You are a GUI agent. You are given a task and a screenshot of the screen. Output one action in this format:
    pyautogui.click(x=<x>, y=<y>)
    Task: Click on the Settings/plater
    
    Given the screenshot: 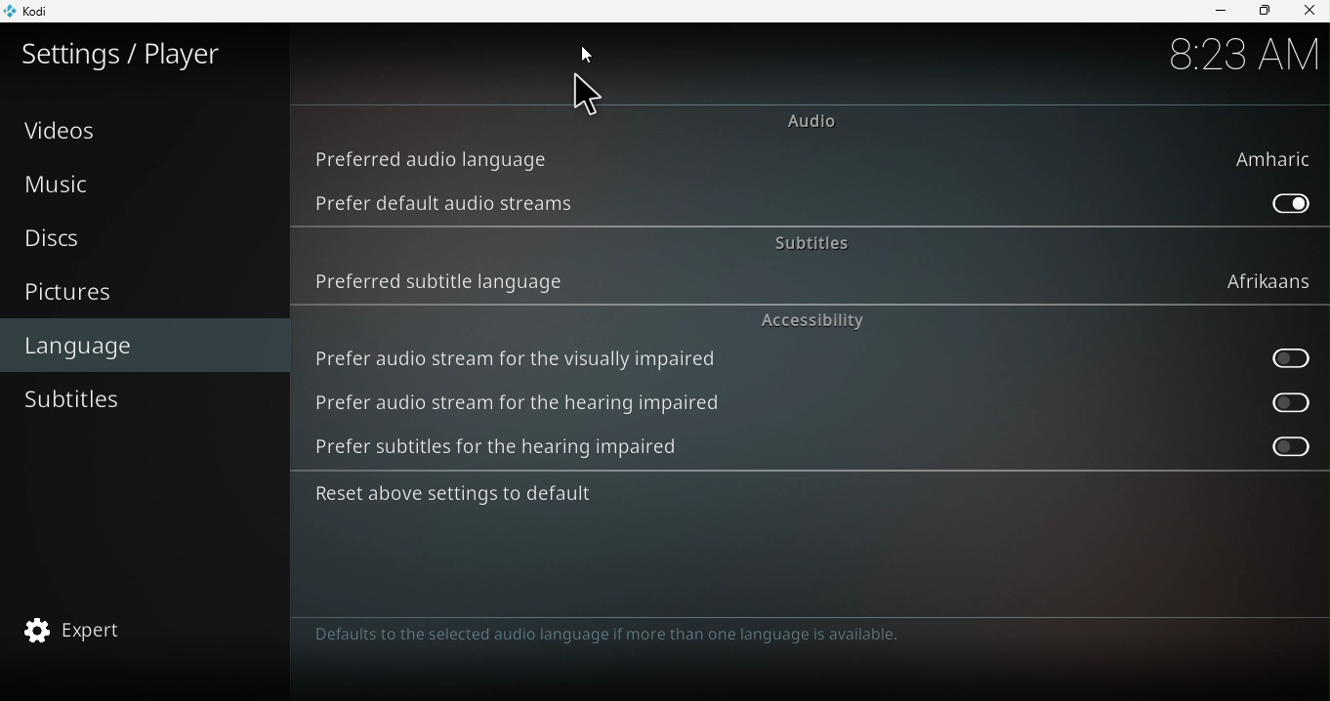 What is the action you would take?
    pyautogui.click(x=124, y=54)
    